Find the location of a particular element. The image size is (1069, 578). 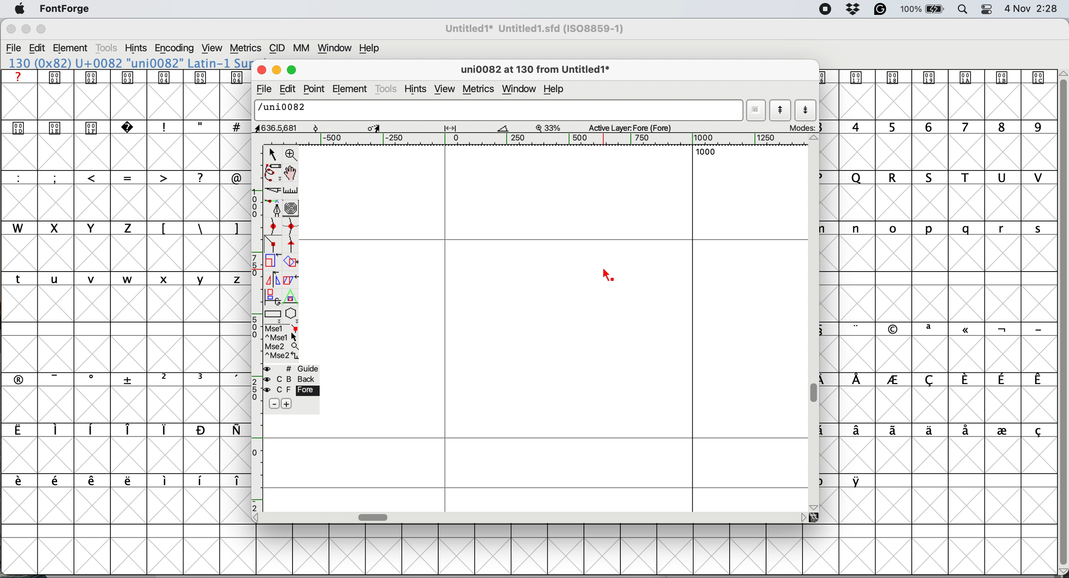

edit is located at coordinates (37, 48).